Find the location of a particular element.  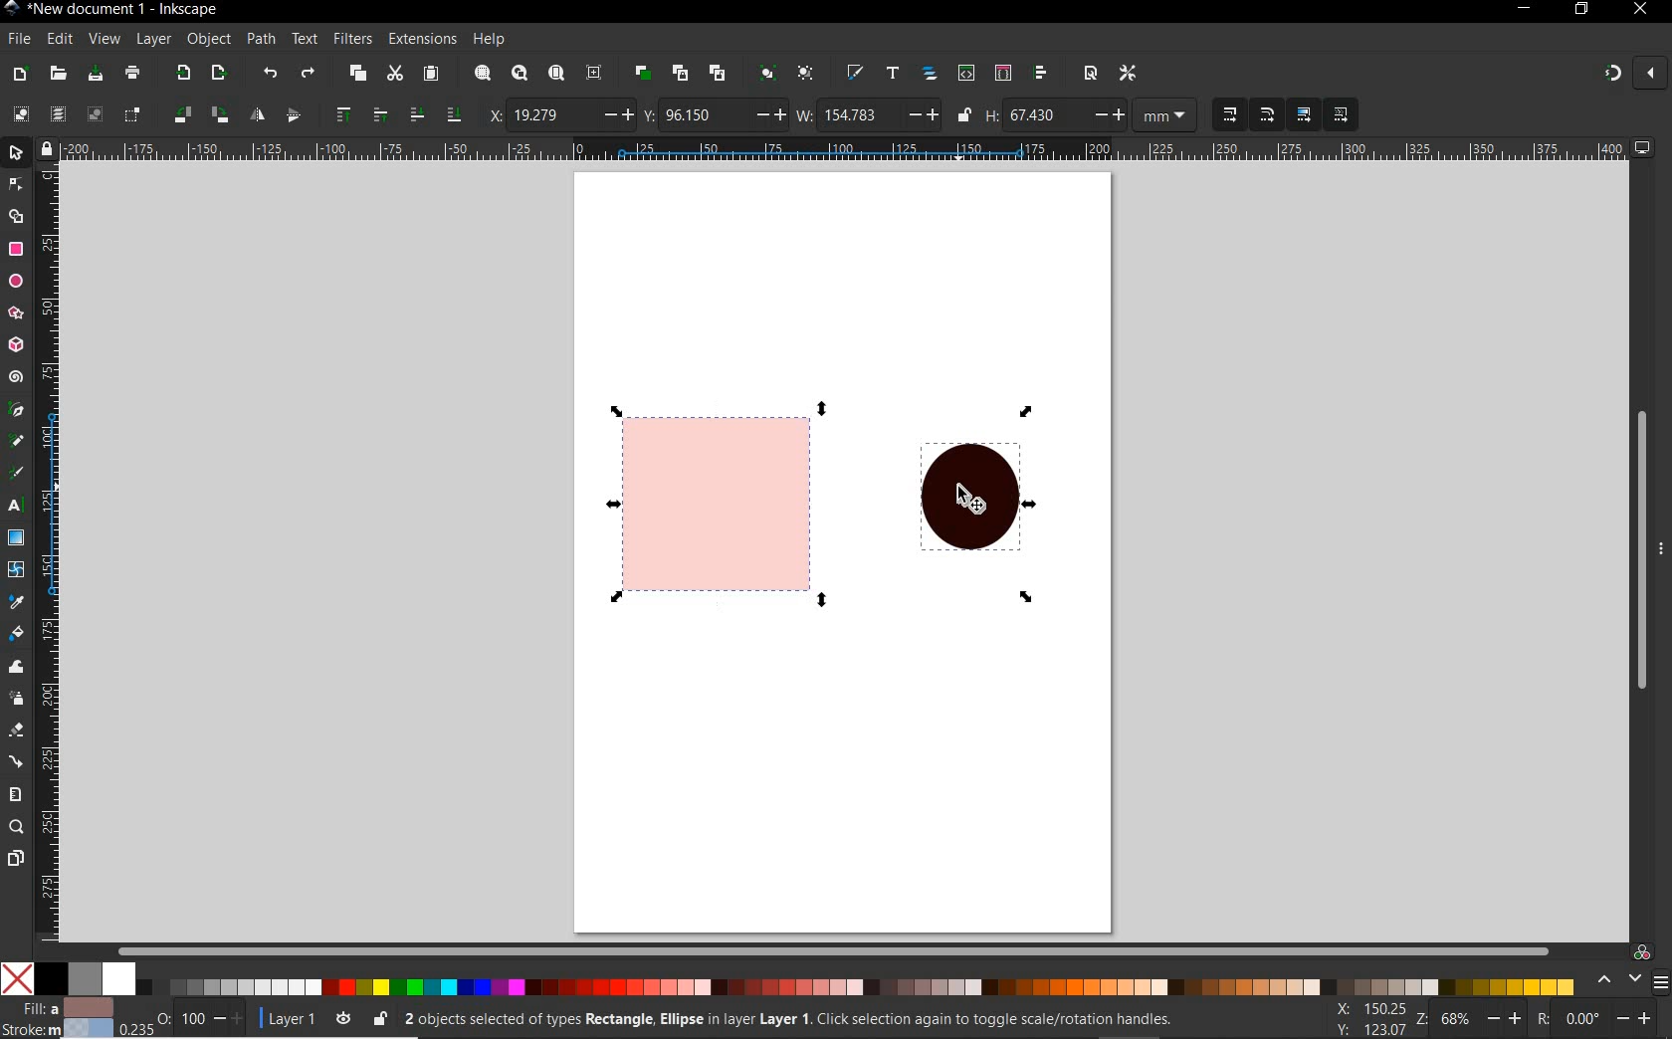

when scaling objects is located at coordinates (1229, 114).